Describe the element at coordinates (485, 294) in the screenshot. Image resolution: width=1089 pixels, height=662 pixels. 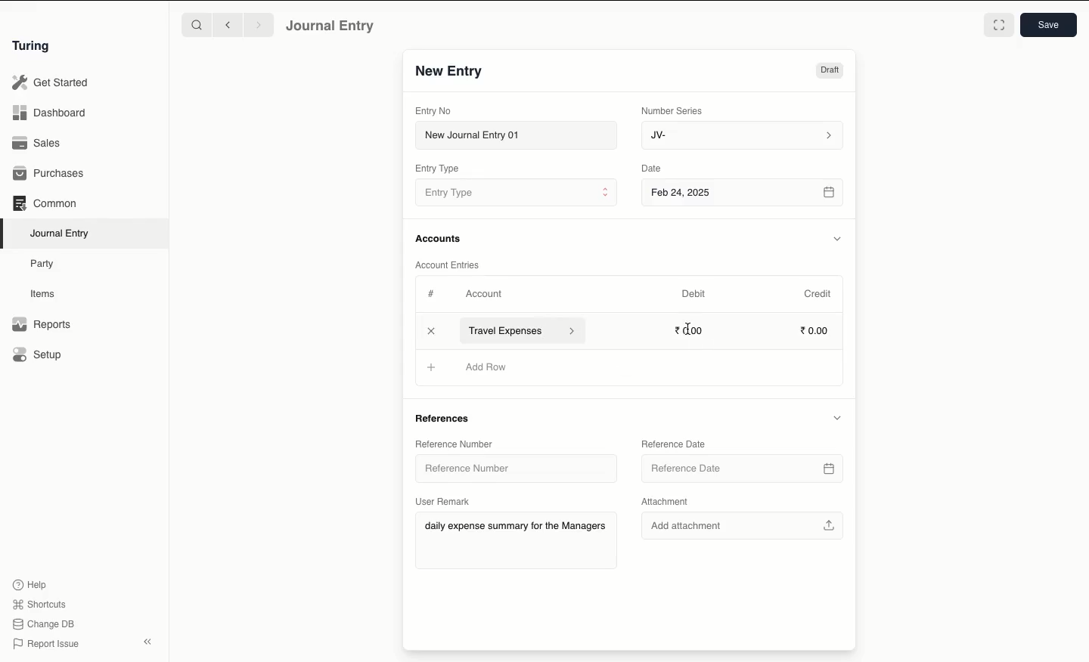
I see `Account` at that location.